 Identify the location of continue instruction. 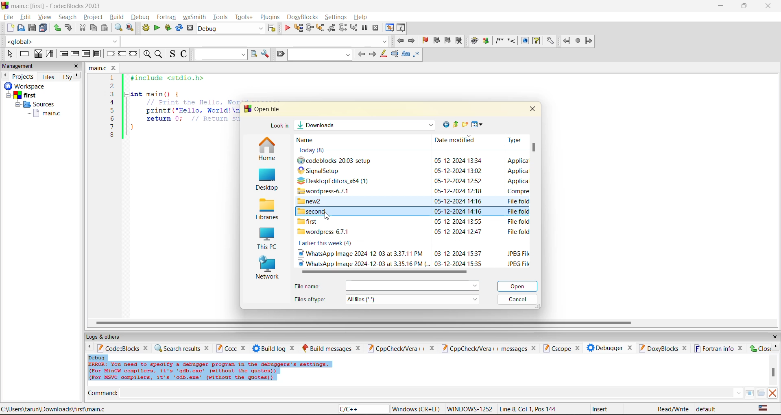
(122, 54).